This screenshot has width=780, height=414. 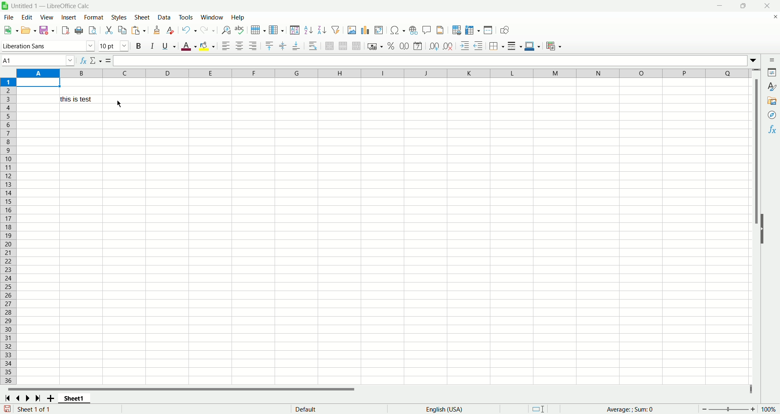 What do you see at coordinates (404, 45) in the screenshot?
I see `format as number` at bounding box center [404, 45].